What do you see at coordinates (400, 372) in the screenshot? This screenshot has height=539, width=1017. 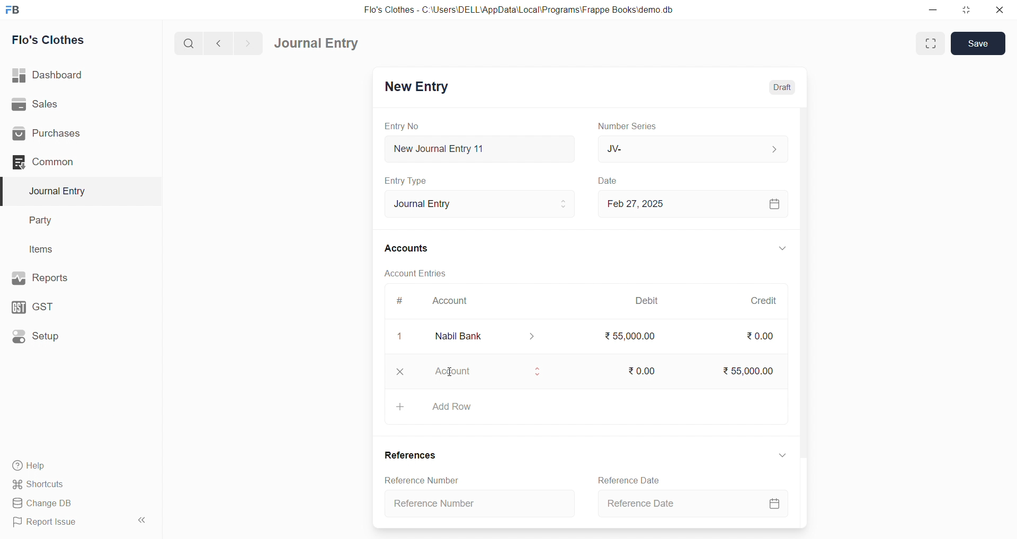 I see `close` at bounding box center [400, 372].